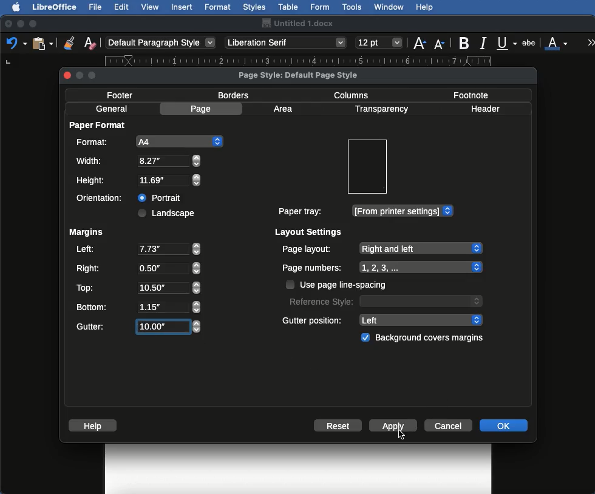 The image size is (595, 494). What do you see at coordinates (338, 427) in the screenshot?
I see `Reset` at bounding box center [338, 427].